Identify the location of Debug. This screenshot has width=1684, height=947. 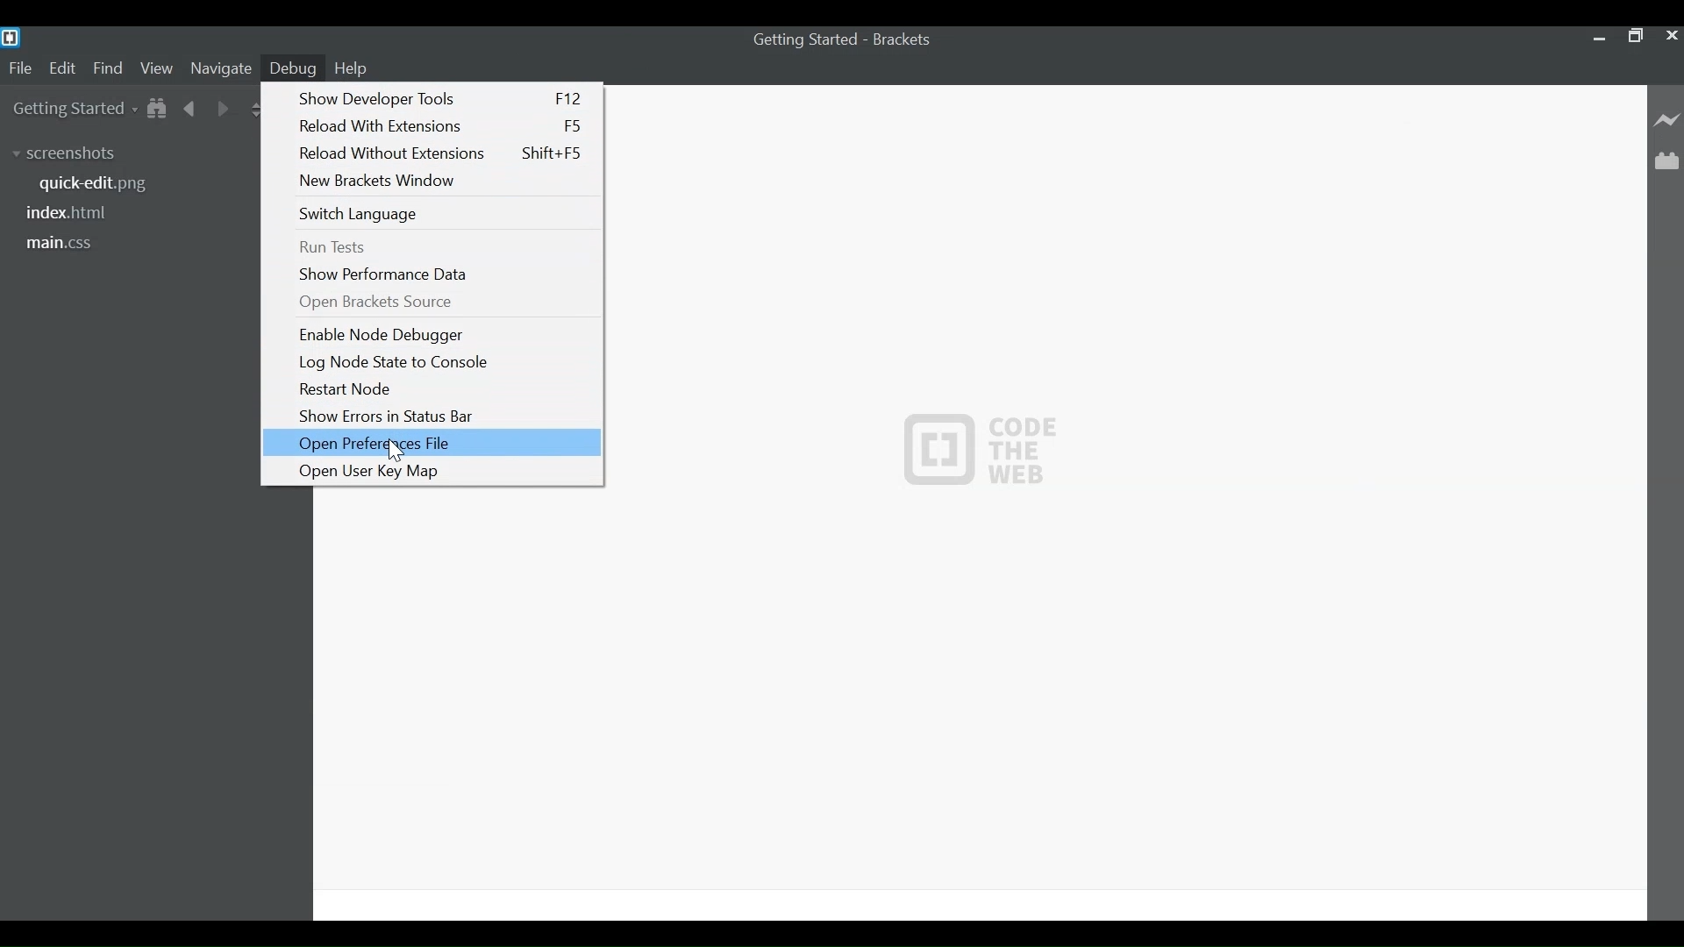
(293, 68).